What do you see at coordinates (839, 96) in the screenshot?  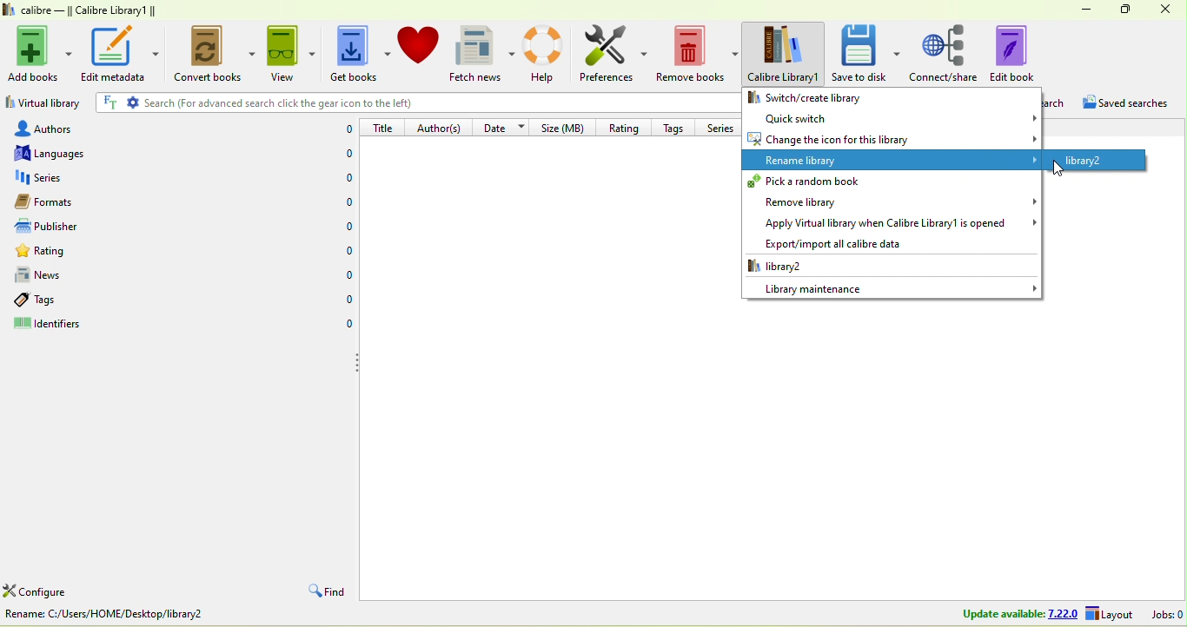 I see `switch/ create library` at bounding box center [839, 96].